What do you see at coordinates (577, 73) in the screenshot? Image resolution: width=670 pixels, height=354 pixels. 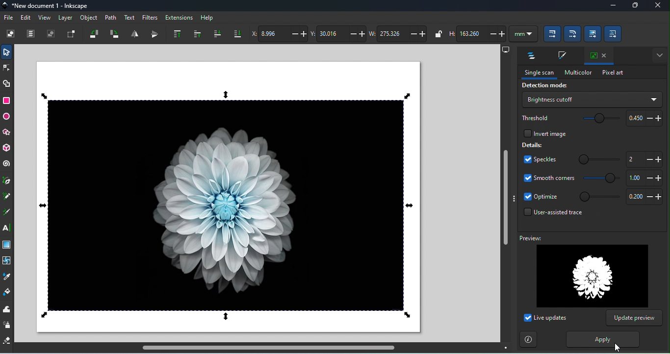 I see `Multi color` at bounding box center [577, 73].